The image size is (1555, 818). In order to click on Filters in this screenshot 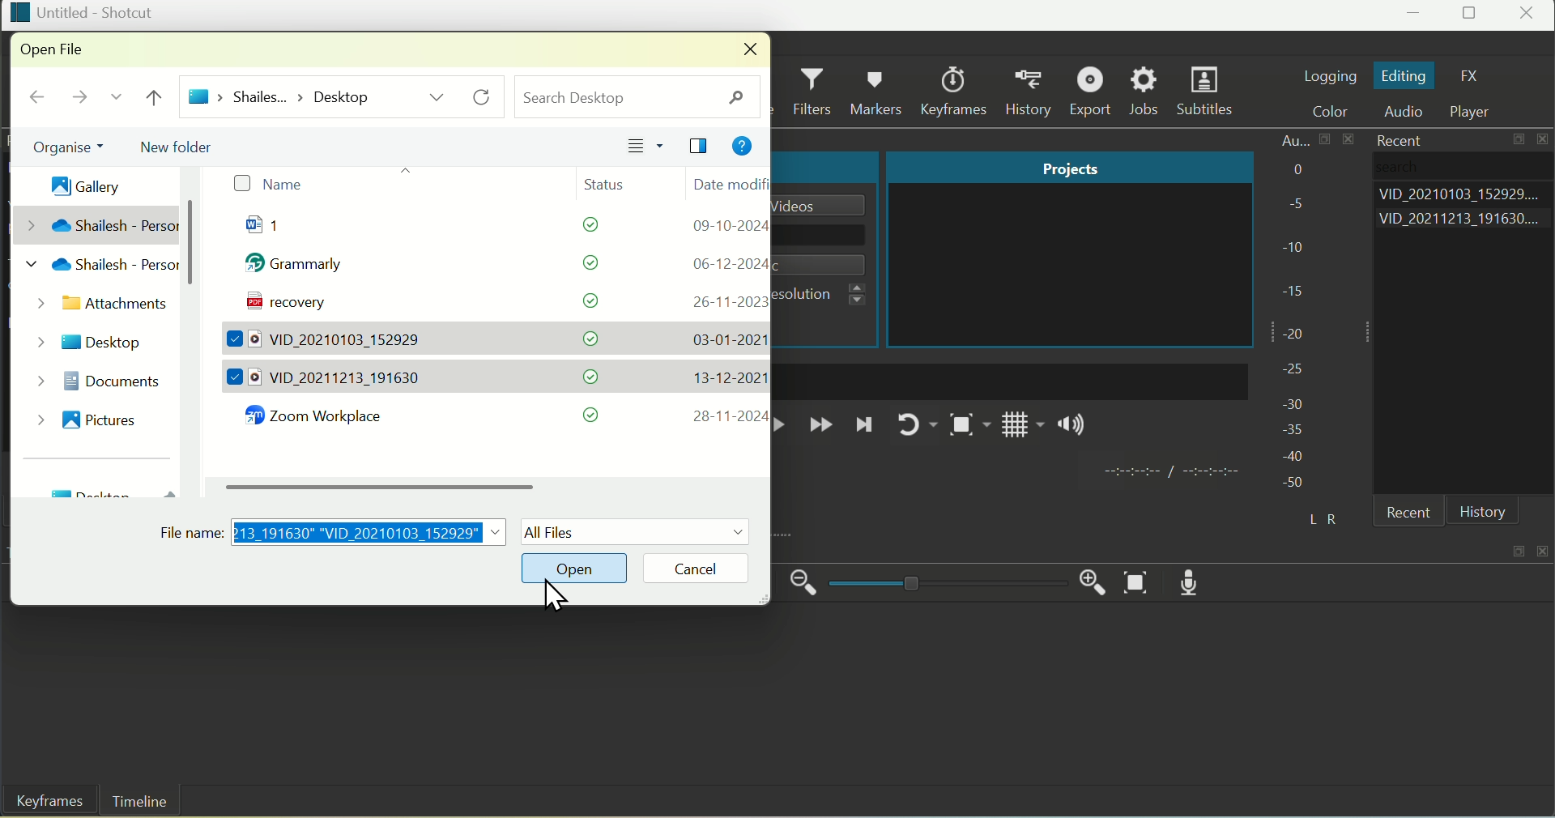, I will do `click(815, 92)`.